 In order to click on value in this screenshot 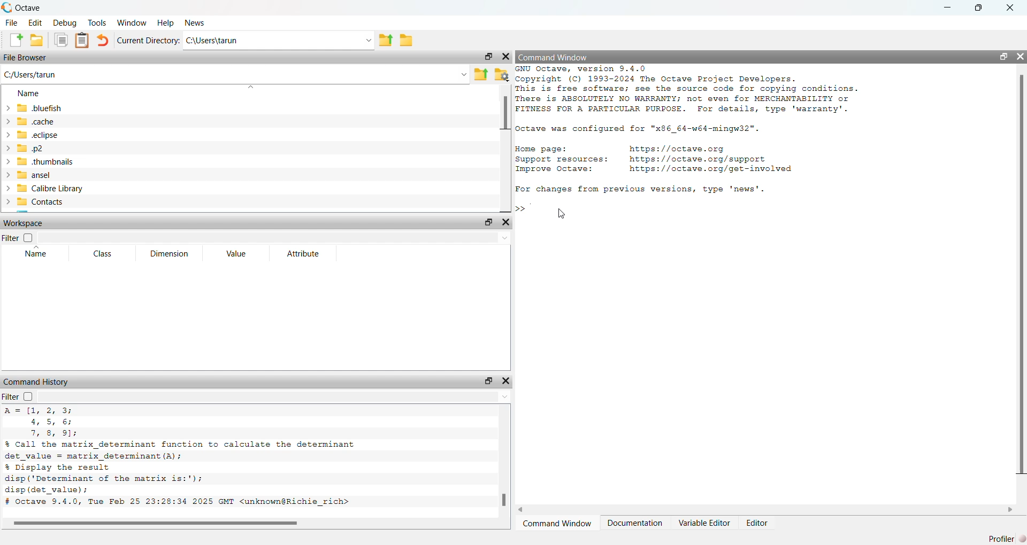, I will do `click(238, 254)`.